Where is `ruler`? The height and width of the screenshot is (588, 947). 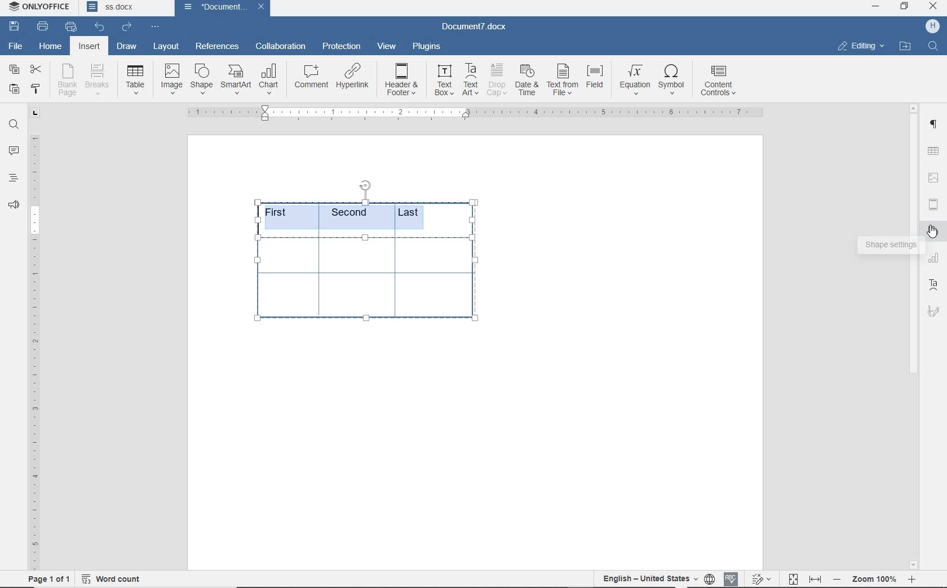
ruler is located at coordinates (34, 352).